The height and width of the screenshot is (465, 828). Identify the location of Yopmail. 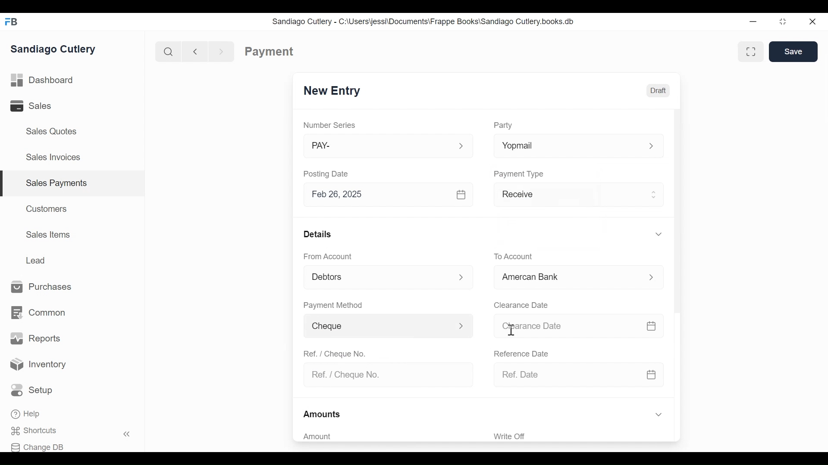
(565, 146).